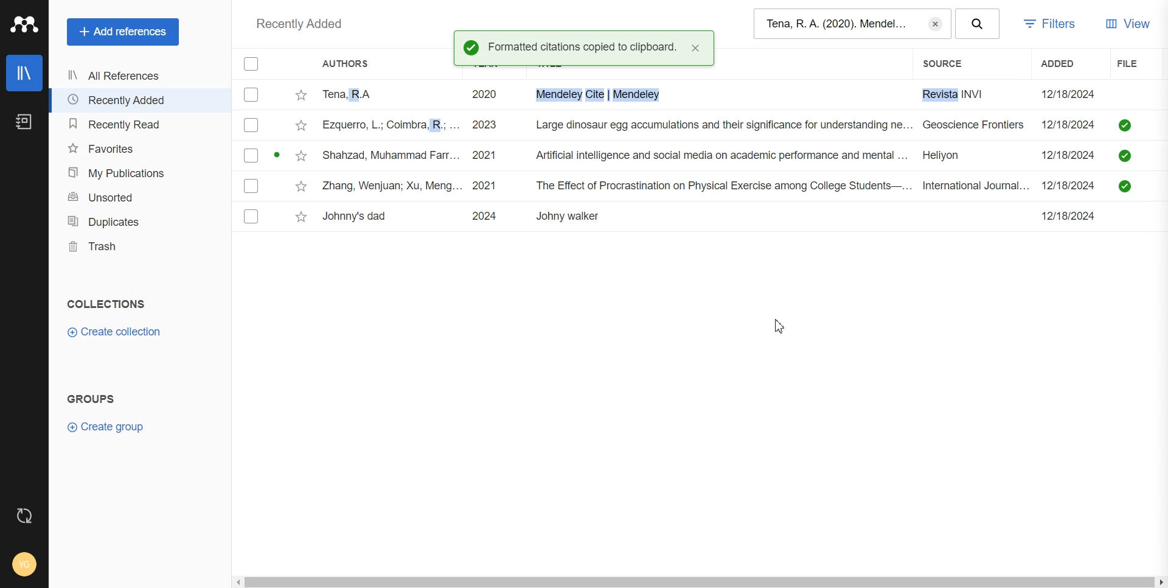  I want to click on Cursor, so click(781, 326).